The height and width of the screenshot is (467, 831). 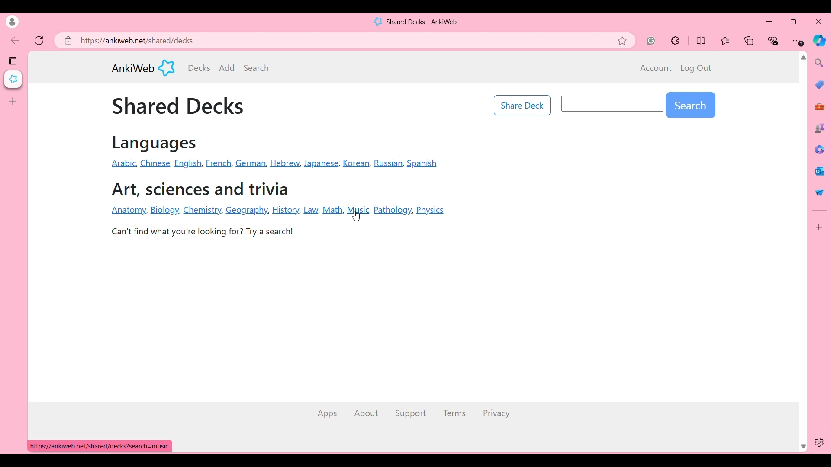 I want to click on Can't find what you're looking for? Try a search!, so click(x=206, y=232).